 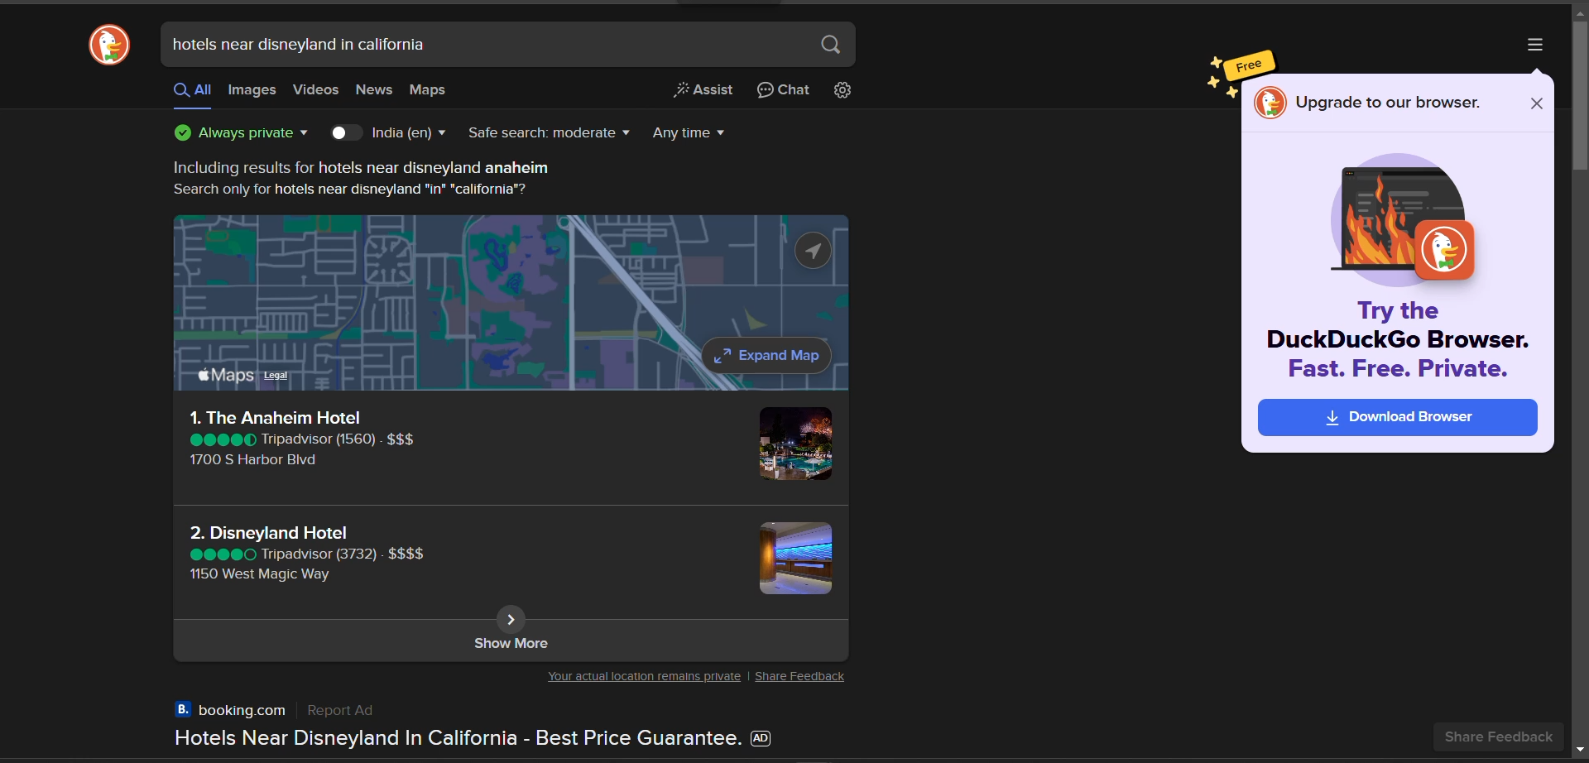 What do you see at coordinates (794, 446) in the screenshot?
I see `image` at bounding box center [794, 446].